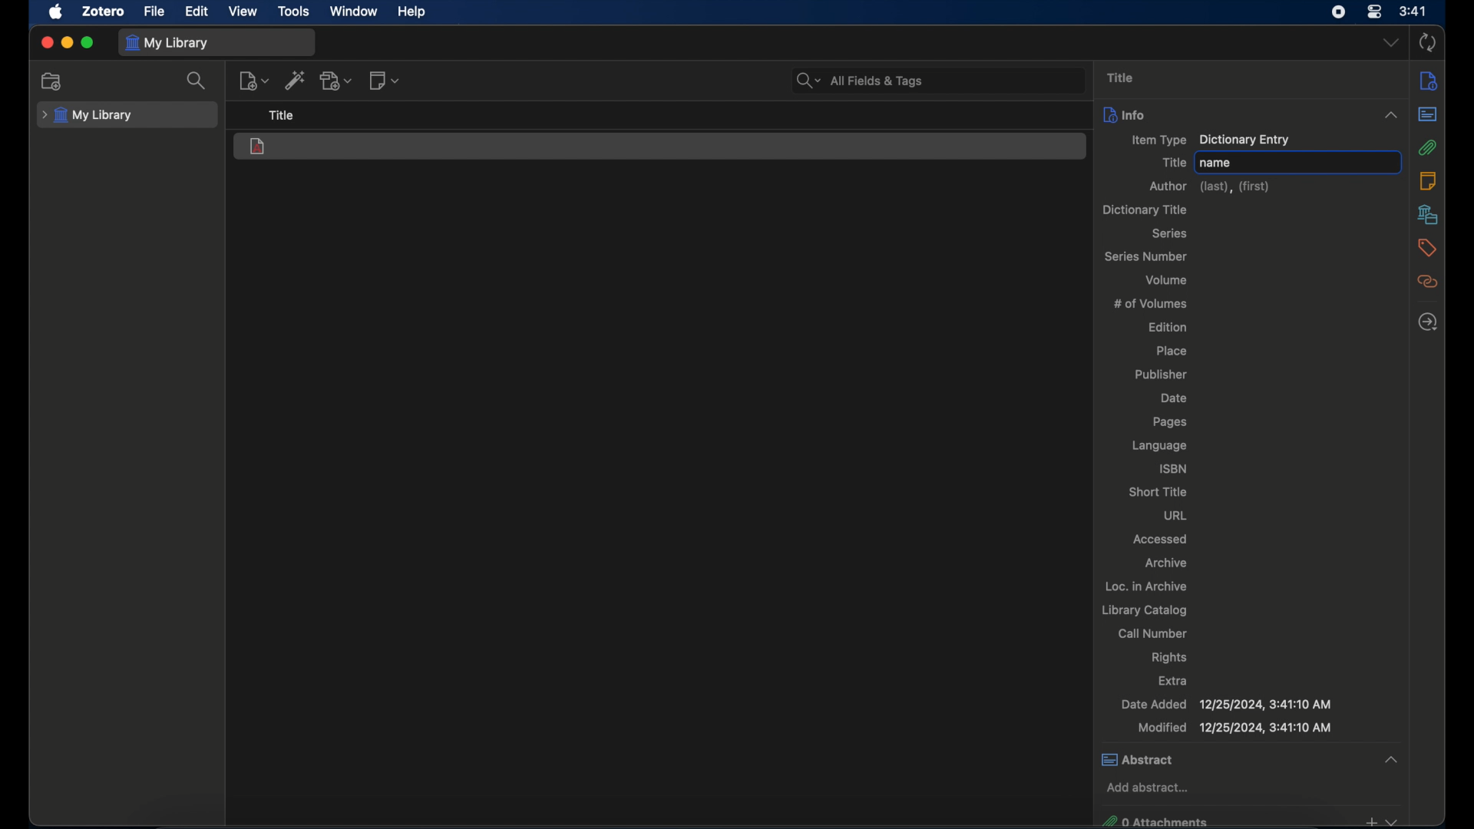 The image size is (1474, 829). I want to click on no of volumes, so click(1151, 302).